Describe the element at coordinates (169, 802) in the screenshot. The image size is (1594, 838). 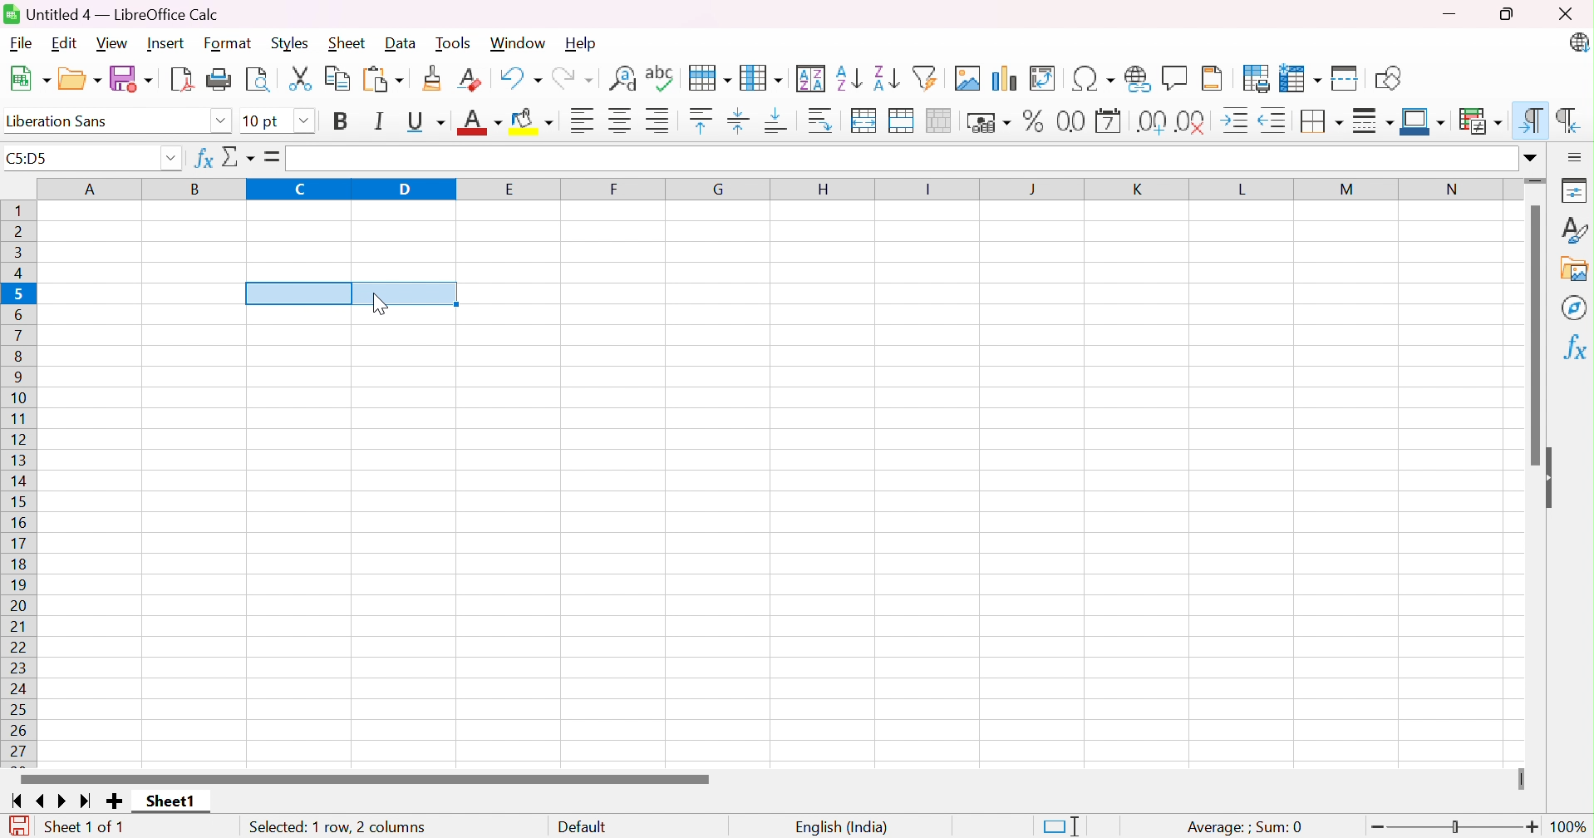
I see `Sheet1` at that location.